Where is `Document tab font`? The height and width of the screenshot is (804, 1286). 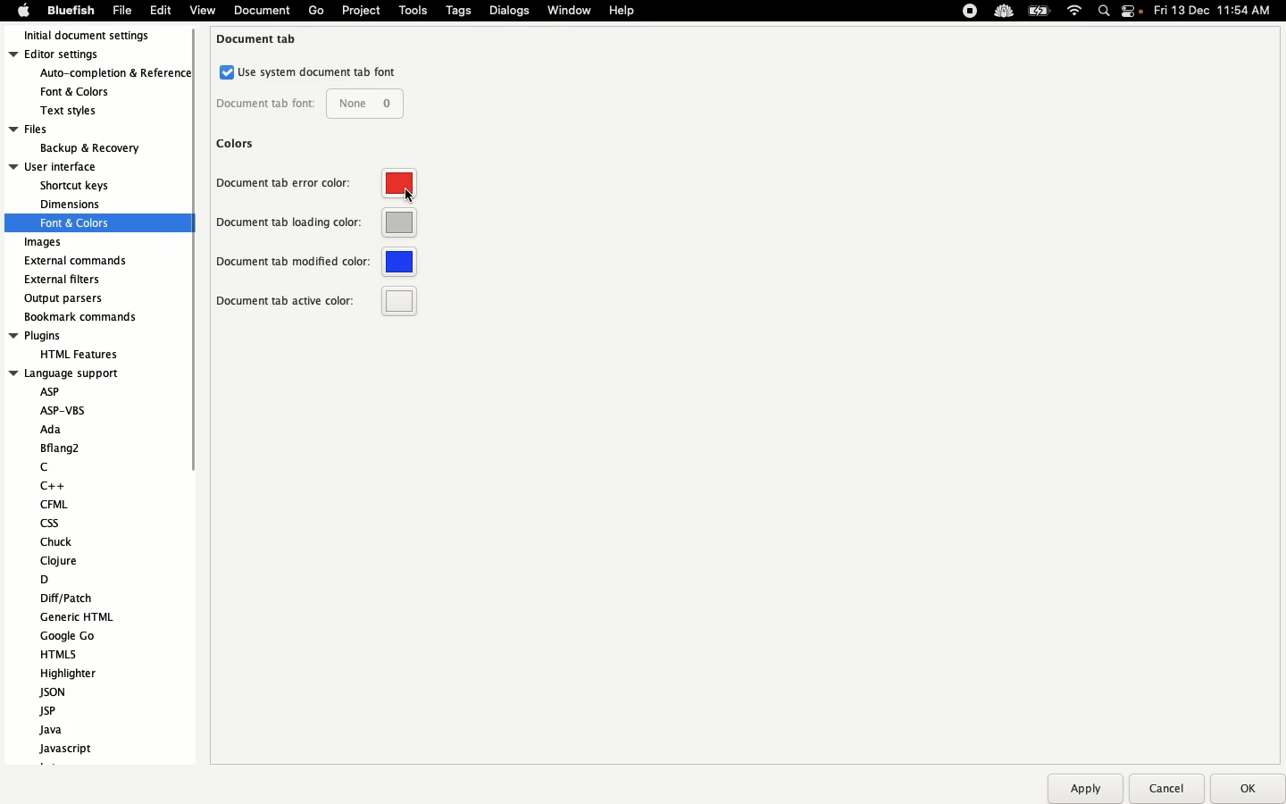
Document tab font is located at coordinates (309, 105).